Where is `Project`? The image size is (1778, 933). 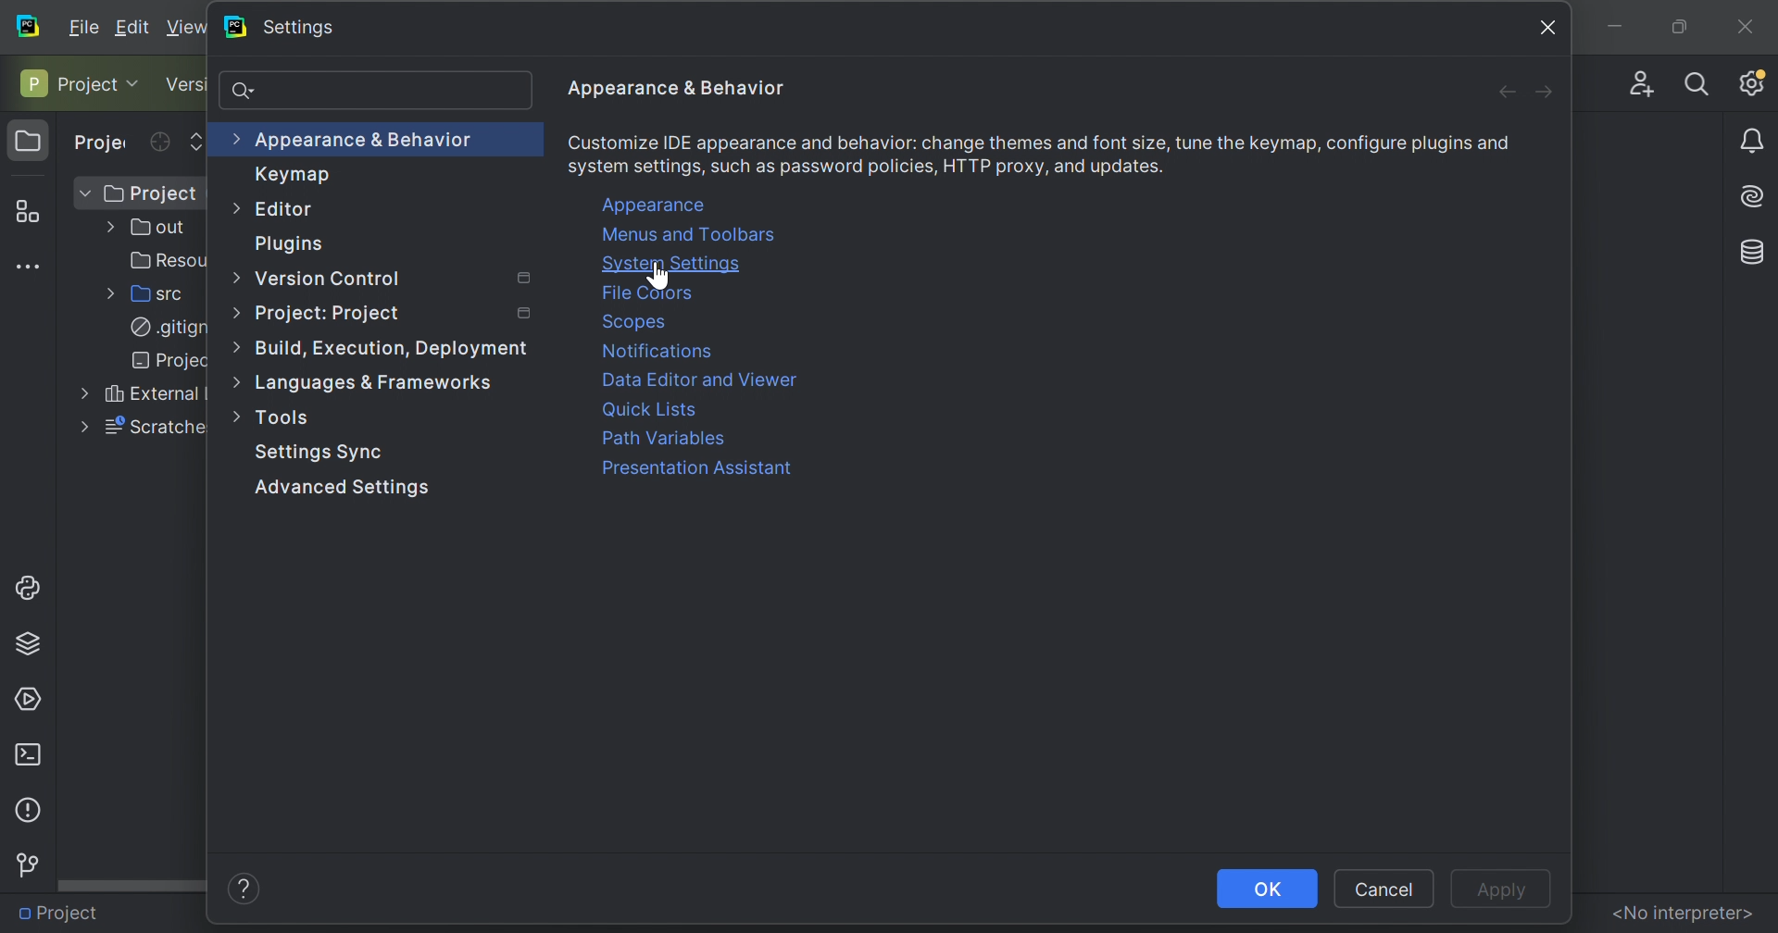
Project is located at coordinates (62, 911).